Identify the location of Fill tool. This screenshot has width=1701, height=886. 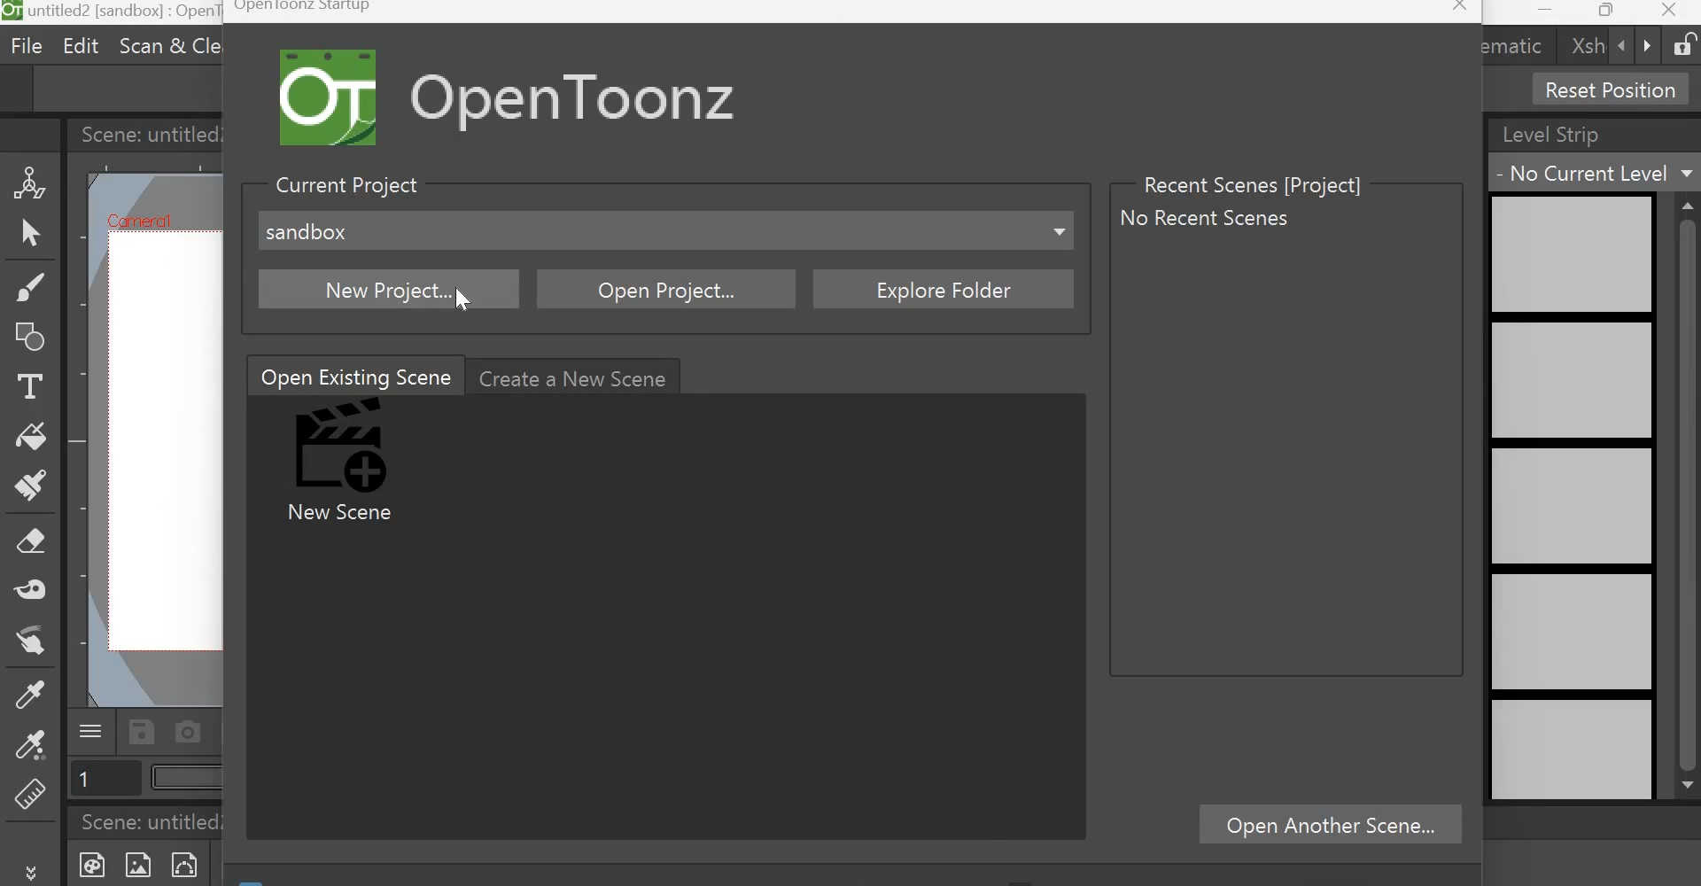
(31, 437).